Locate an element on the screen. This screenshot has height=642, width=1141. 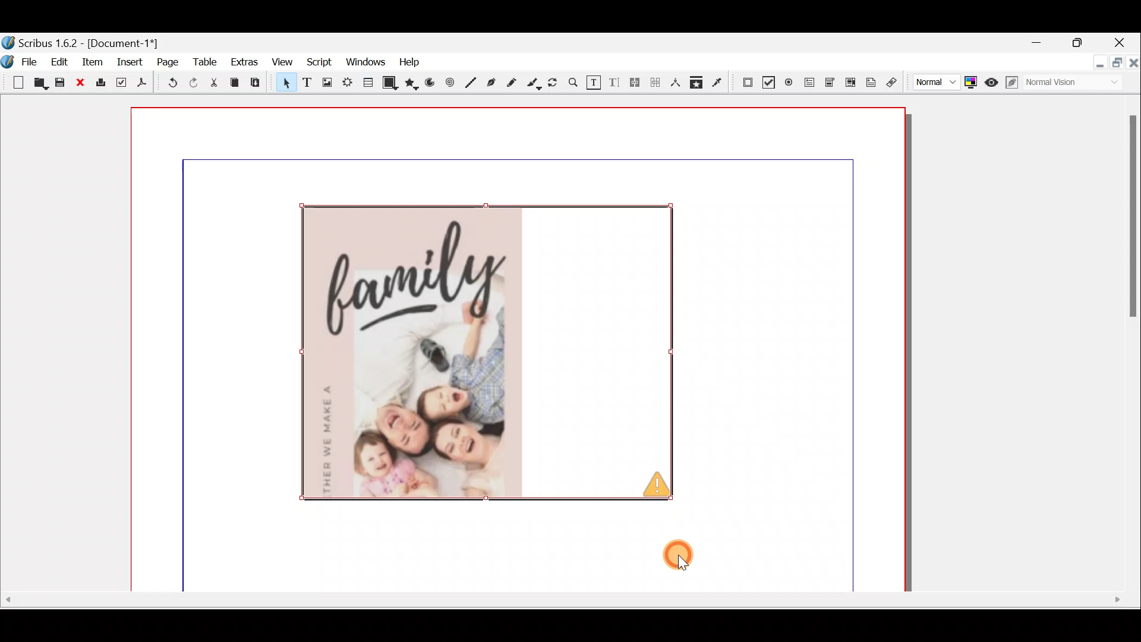
Calligraphic line is located at coordinates (534, 84).